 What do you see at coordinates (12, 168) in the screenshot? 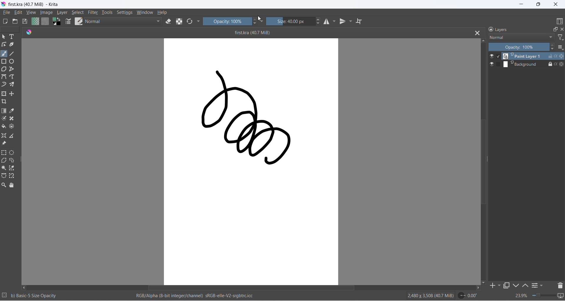
I see `similar color selection tool` at bounding box center [12, 168].